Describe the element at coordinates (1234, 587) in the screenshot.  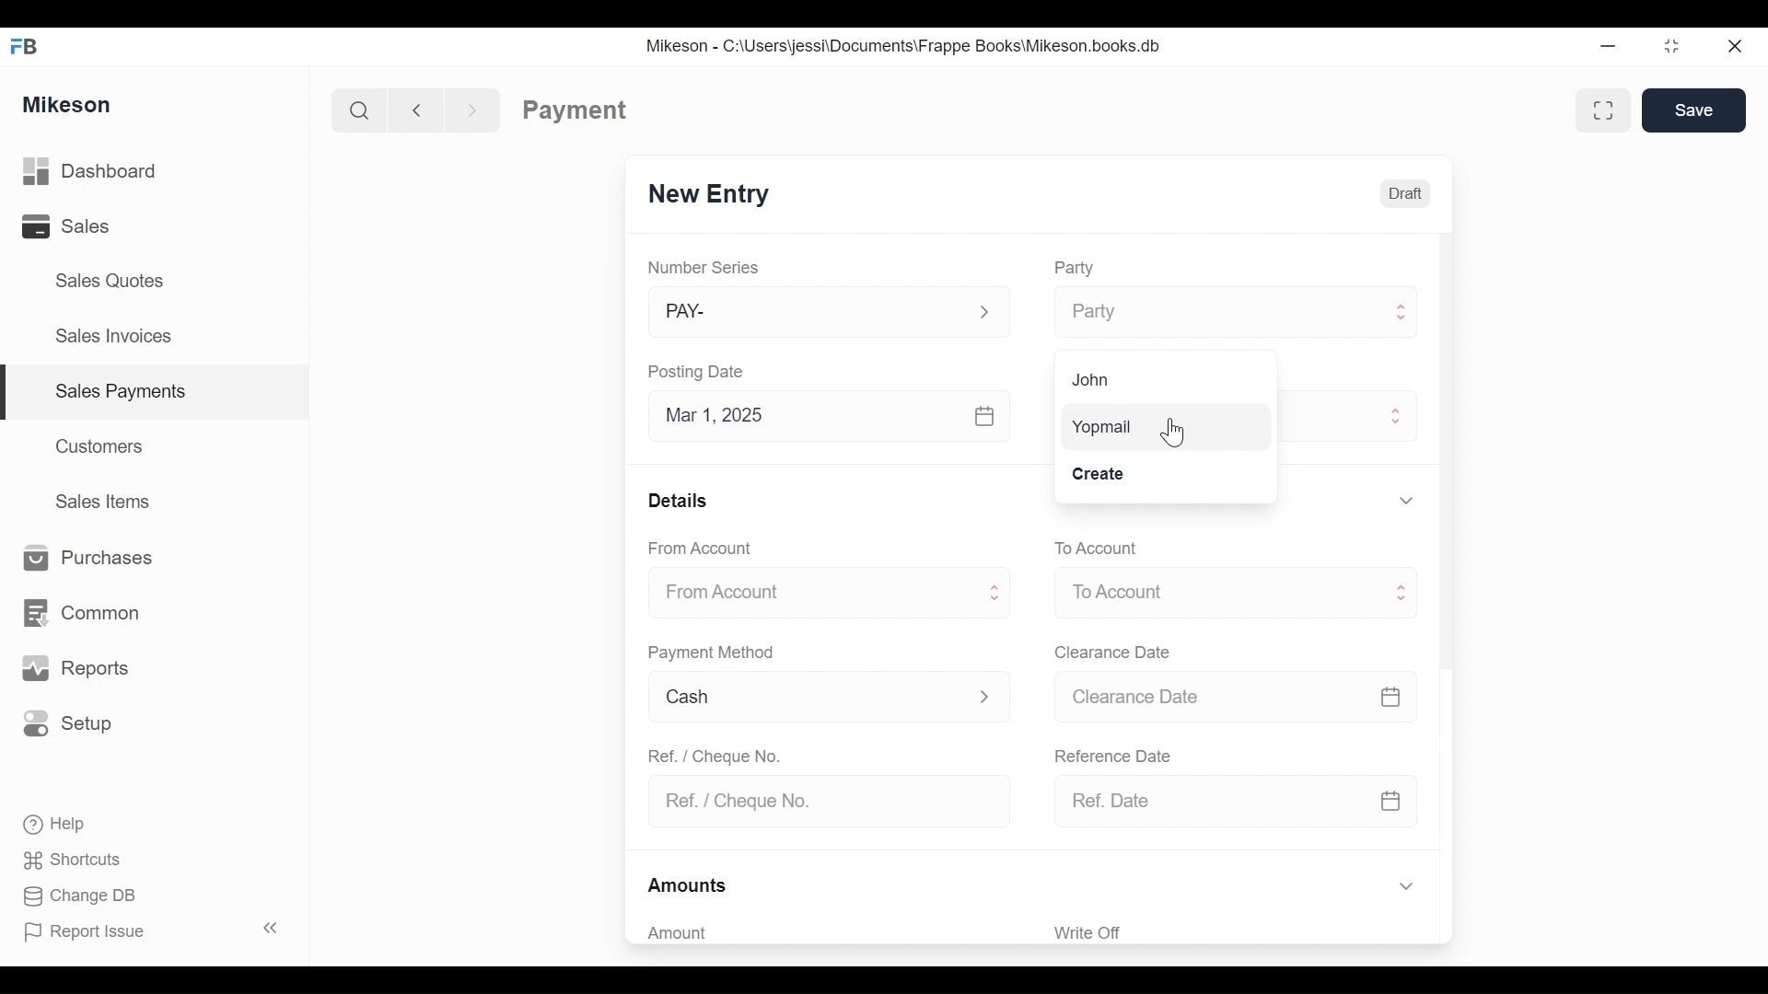
I see `` at that location.